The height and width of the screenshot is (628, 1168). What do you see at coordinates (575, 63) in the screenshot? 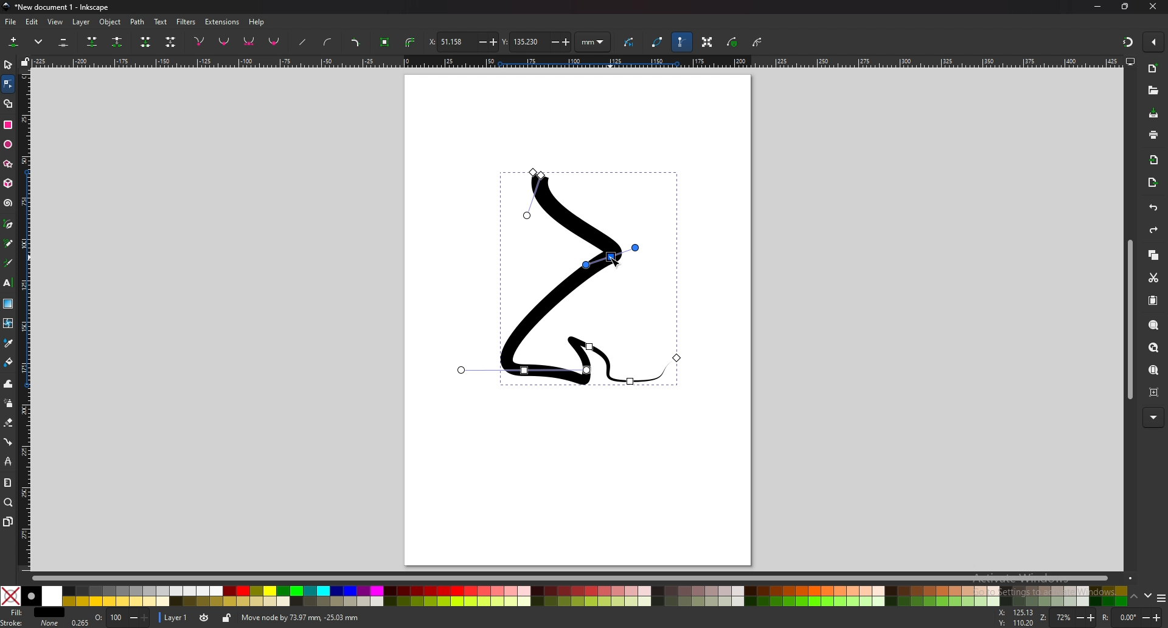
I see `horizontal scale` at bounding box center [575, 63].